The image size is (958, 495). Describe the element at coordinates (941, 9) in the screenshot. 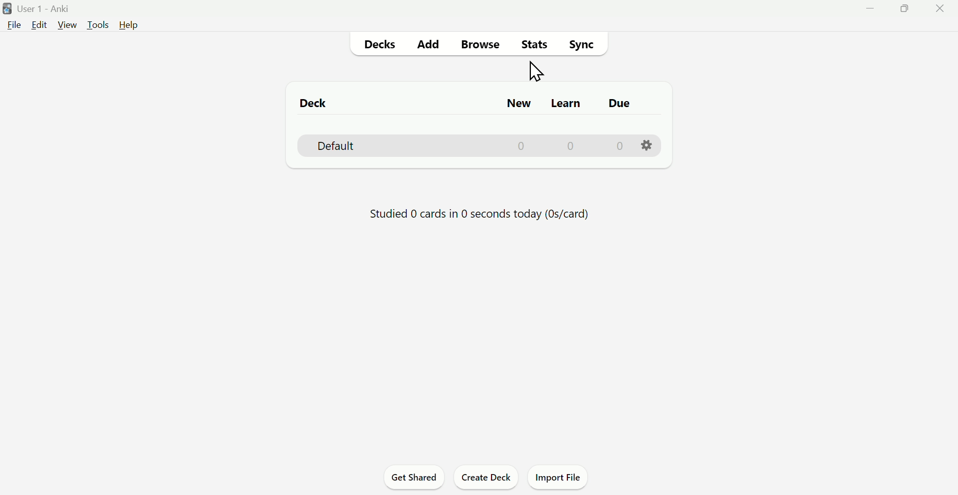

I see `Close` at that location.